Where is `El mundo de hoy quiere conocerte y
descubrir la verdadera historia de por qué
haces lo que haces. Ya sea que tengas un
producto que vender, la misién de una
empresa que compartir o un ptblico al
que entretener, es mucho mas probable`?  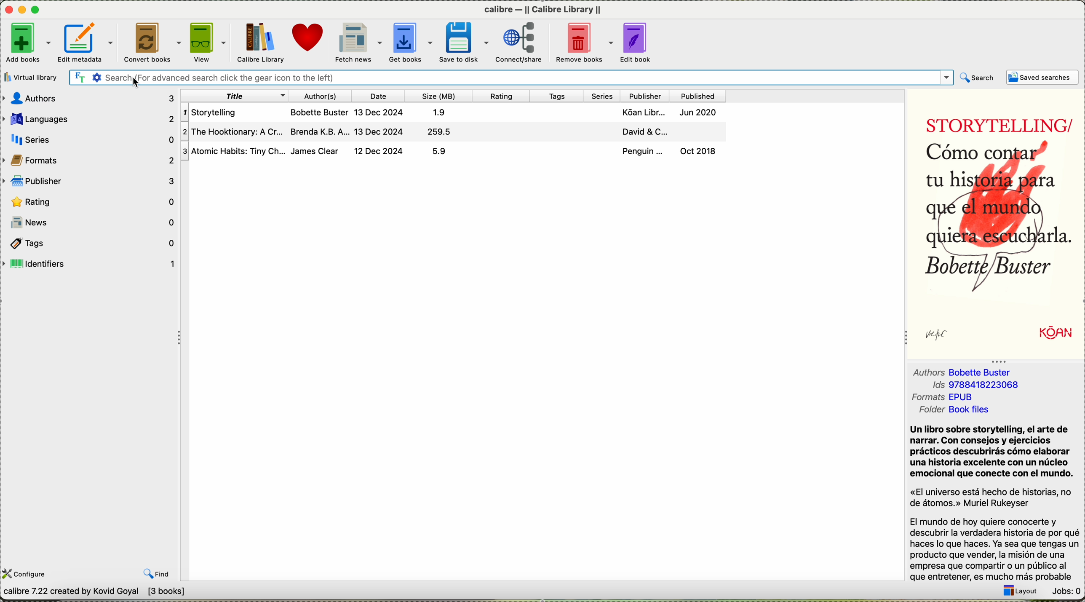
El mundo de hoy quiere conocerte y
descubrir la verdadera historia de por qué
haces lo que haces. Ya sea que tengas un
producto que vender, la misién de una
empresa que compartir o un ptblico al
que entretener, es mucho mas probable is located at coordinates (994, 549).